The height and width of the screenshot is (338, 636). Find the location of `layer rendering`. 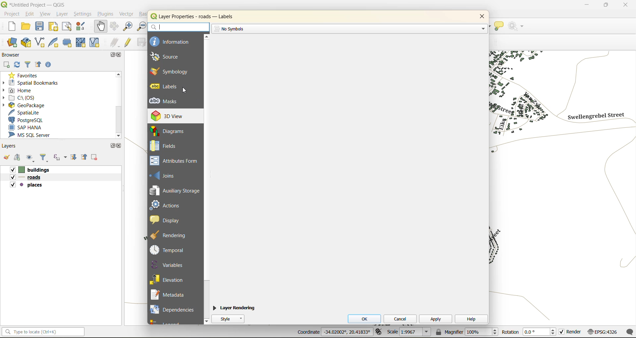

layer rendering is located at coordinates (235, 308).